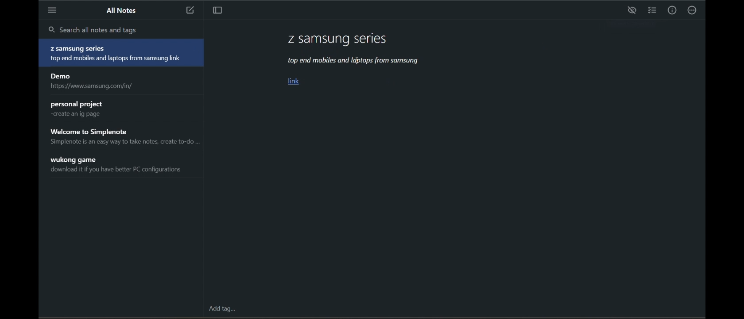  Describe the element at coordinates (122, 54) in the screenshot. I see `Z samsung series top end mobiles and laptops from samsung` at that location.